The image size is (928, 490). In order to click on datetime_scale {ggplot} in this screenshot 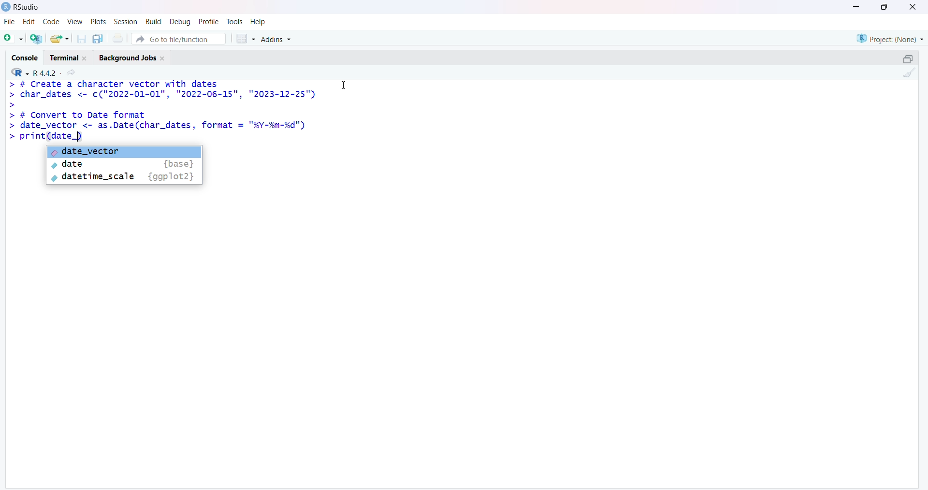, I will do `click(127, 178)`.